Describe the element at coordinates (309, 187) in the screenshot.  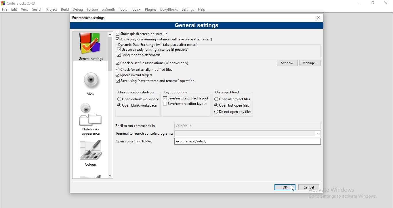
I see `cancel` at that location.